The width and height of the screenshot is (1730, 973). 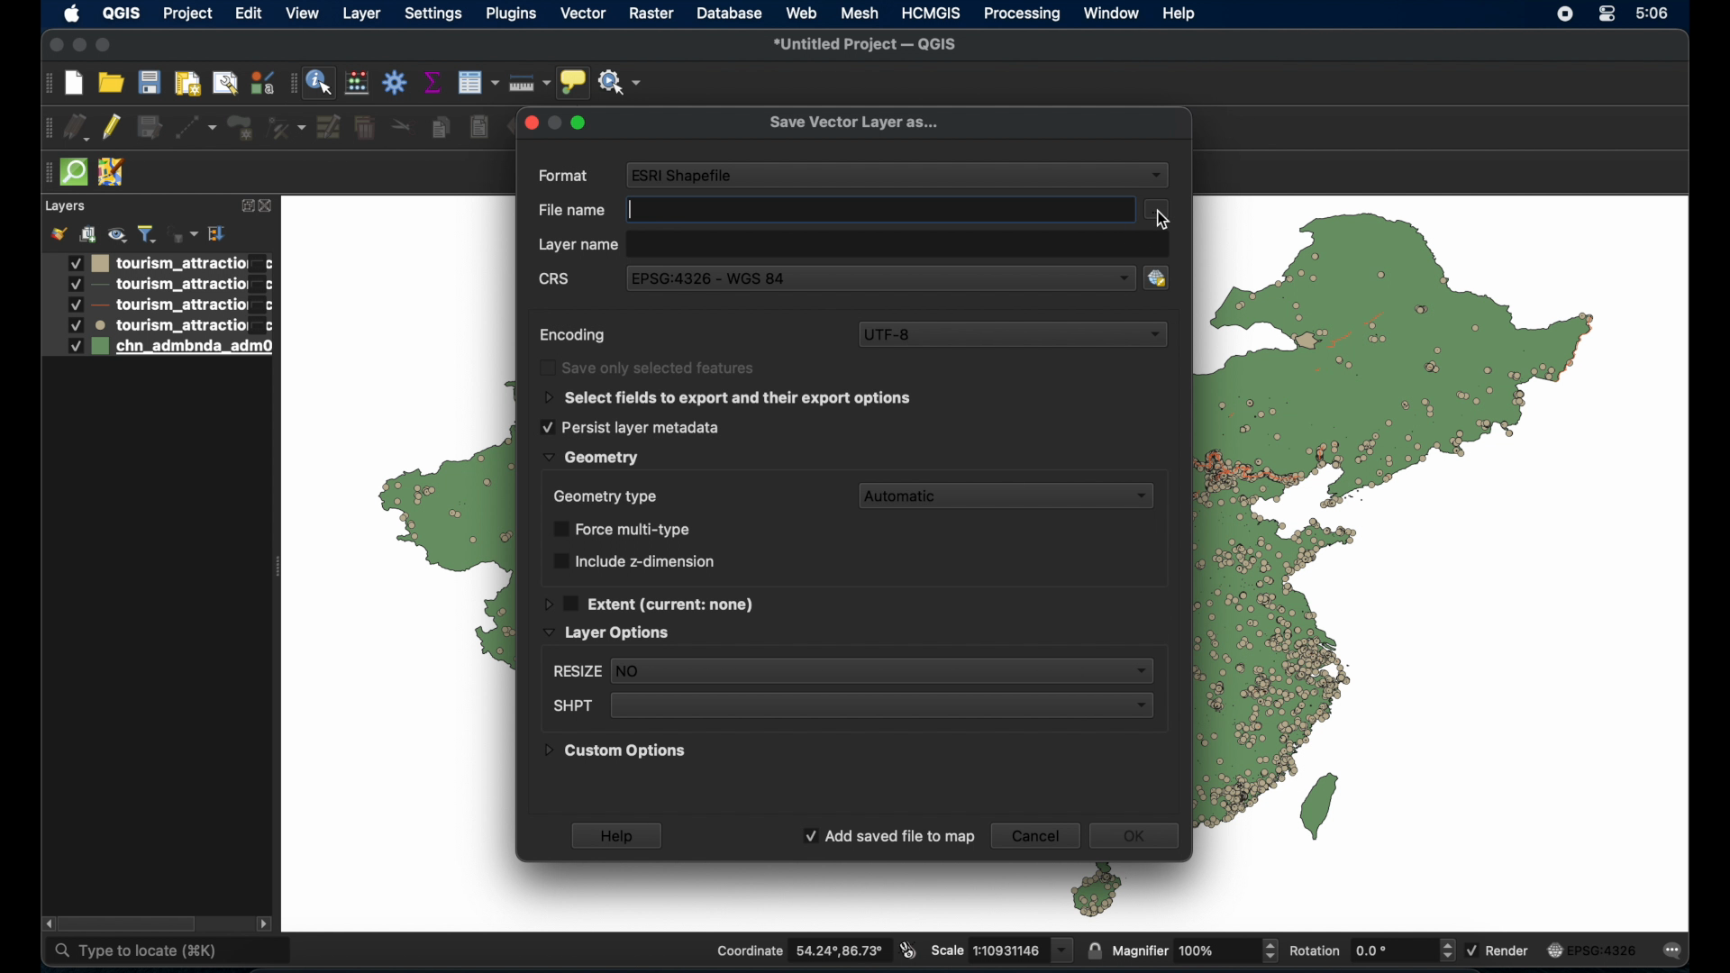 I want to click on add saved file to map, so click(x=888, y=837).